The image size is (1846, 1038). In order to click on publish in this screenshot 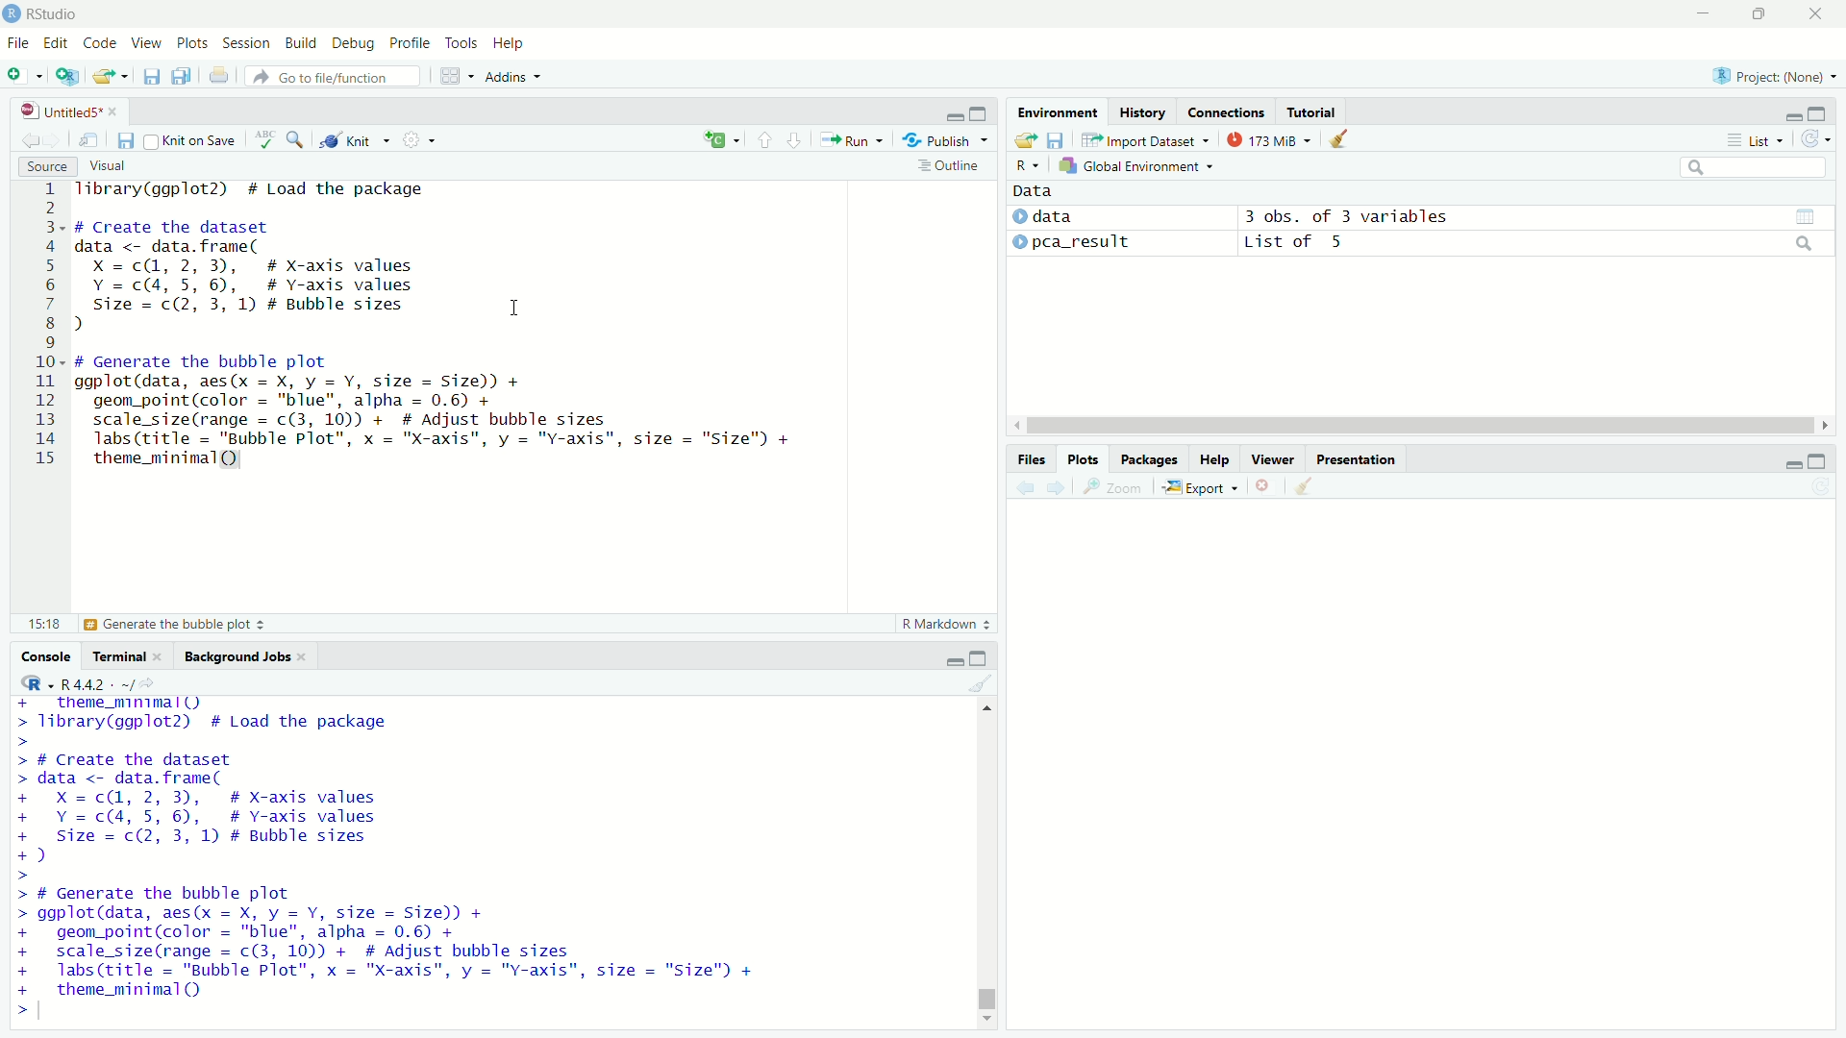, I will do `click(944, 138)`.